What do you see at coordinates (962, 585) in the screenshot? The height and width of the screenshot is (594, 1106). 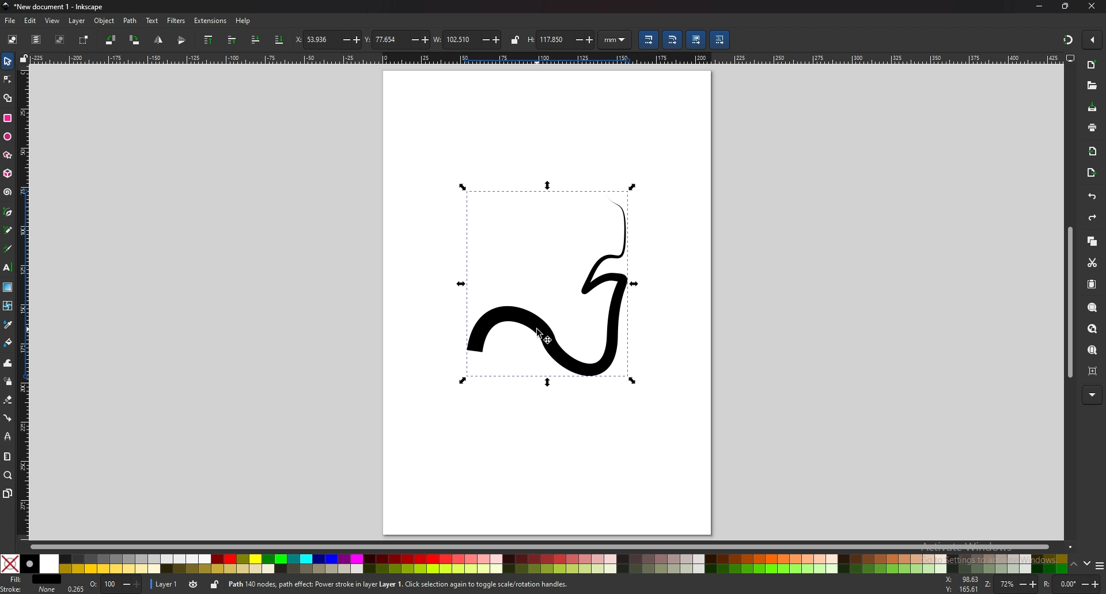 I see `cursor coordinates` at bounding box center [962, 585].